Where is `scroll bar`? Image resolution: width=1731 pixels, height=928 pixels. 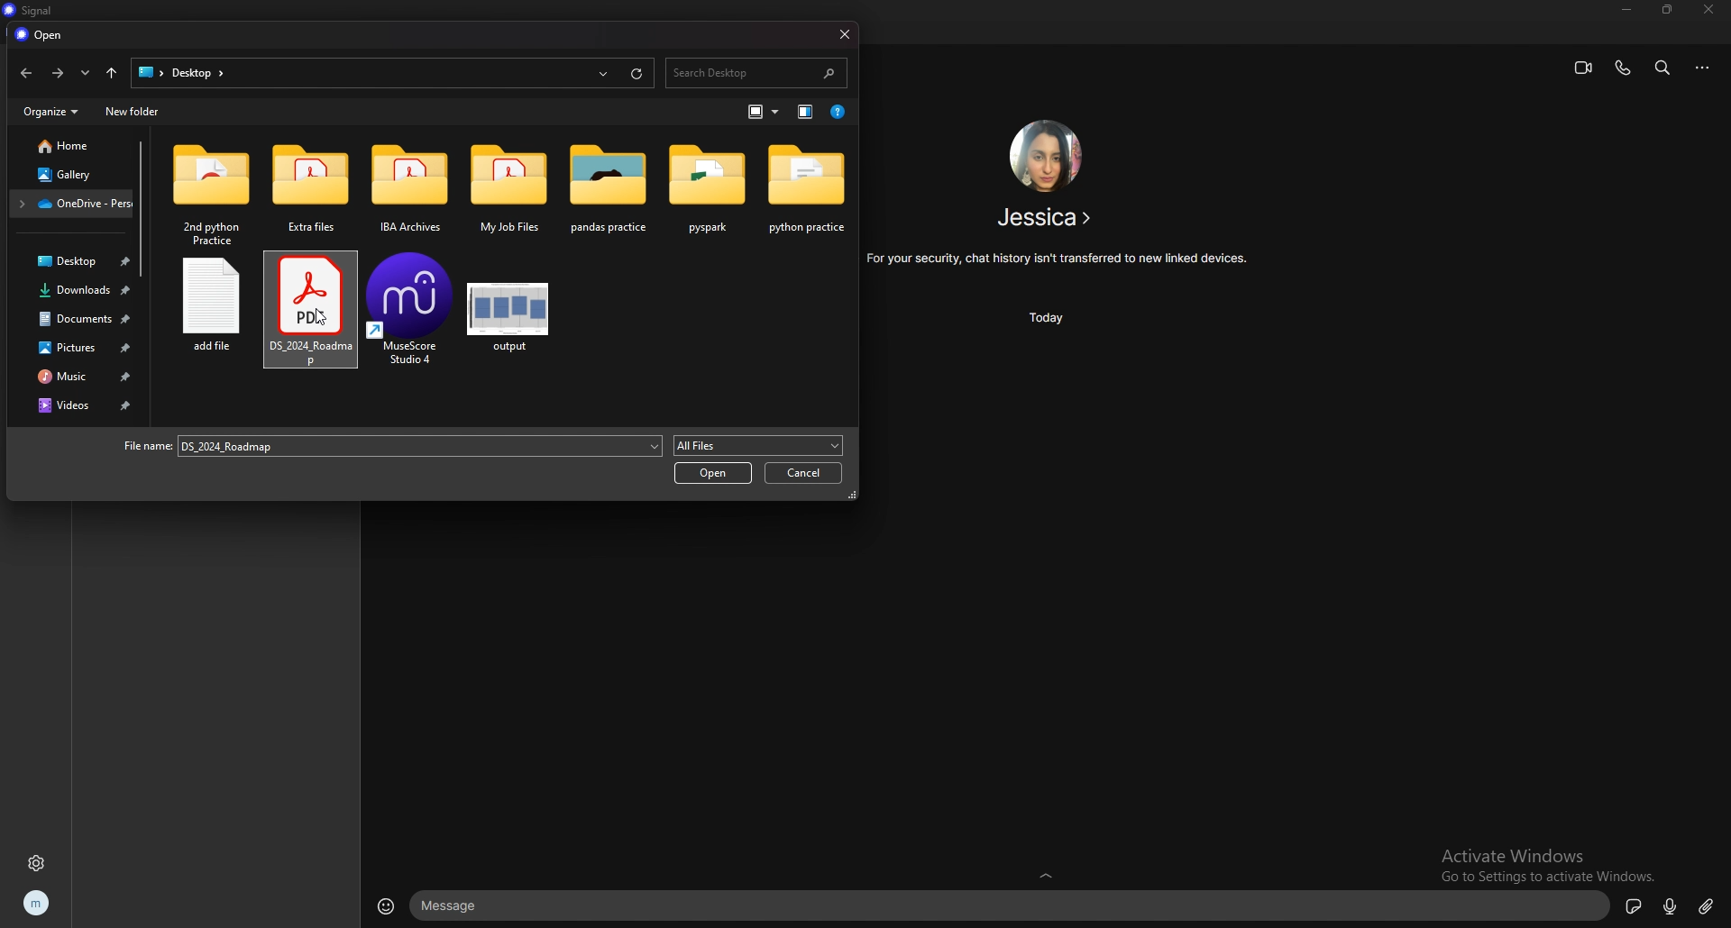 scroll bar is located at coordinates (140, 208).